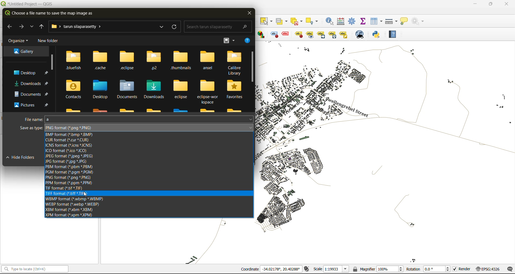  I want to click on wbmp, so click(75, 199).